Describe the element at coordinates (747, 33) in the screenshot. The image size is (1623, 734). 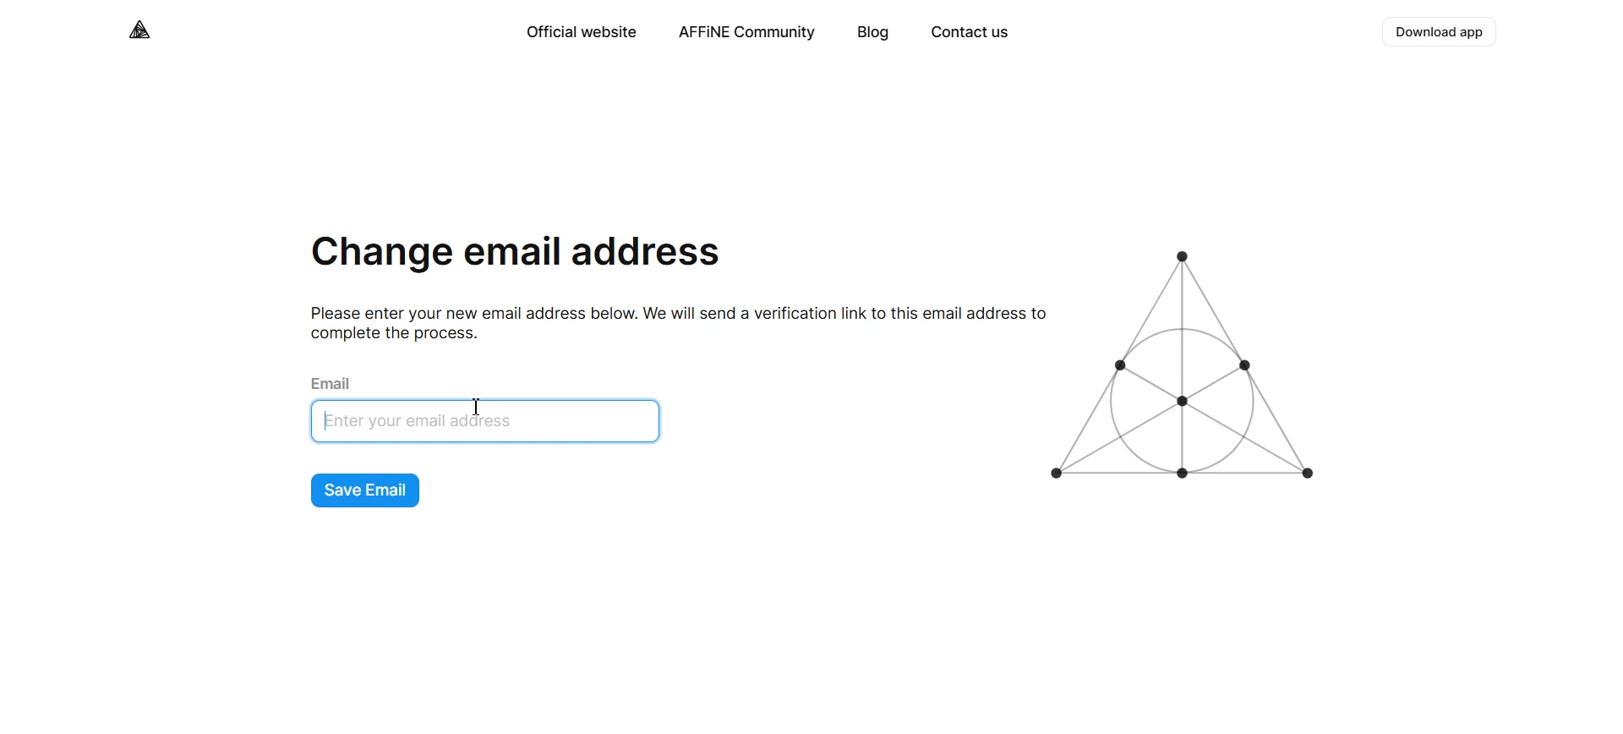
I see `AFFiNE Community` at that location.